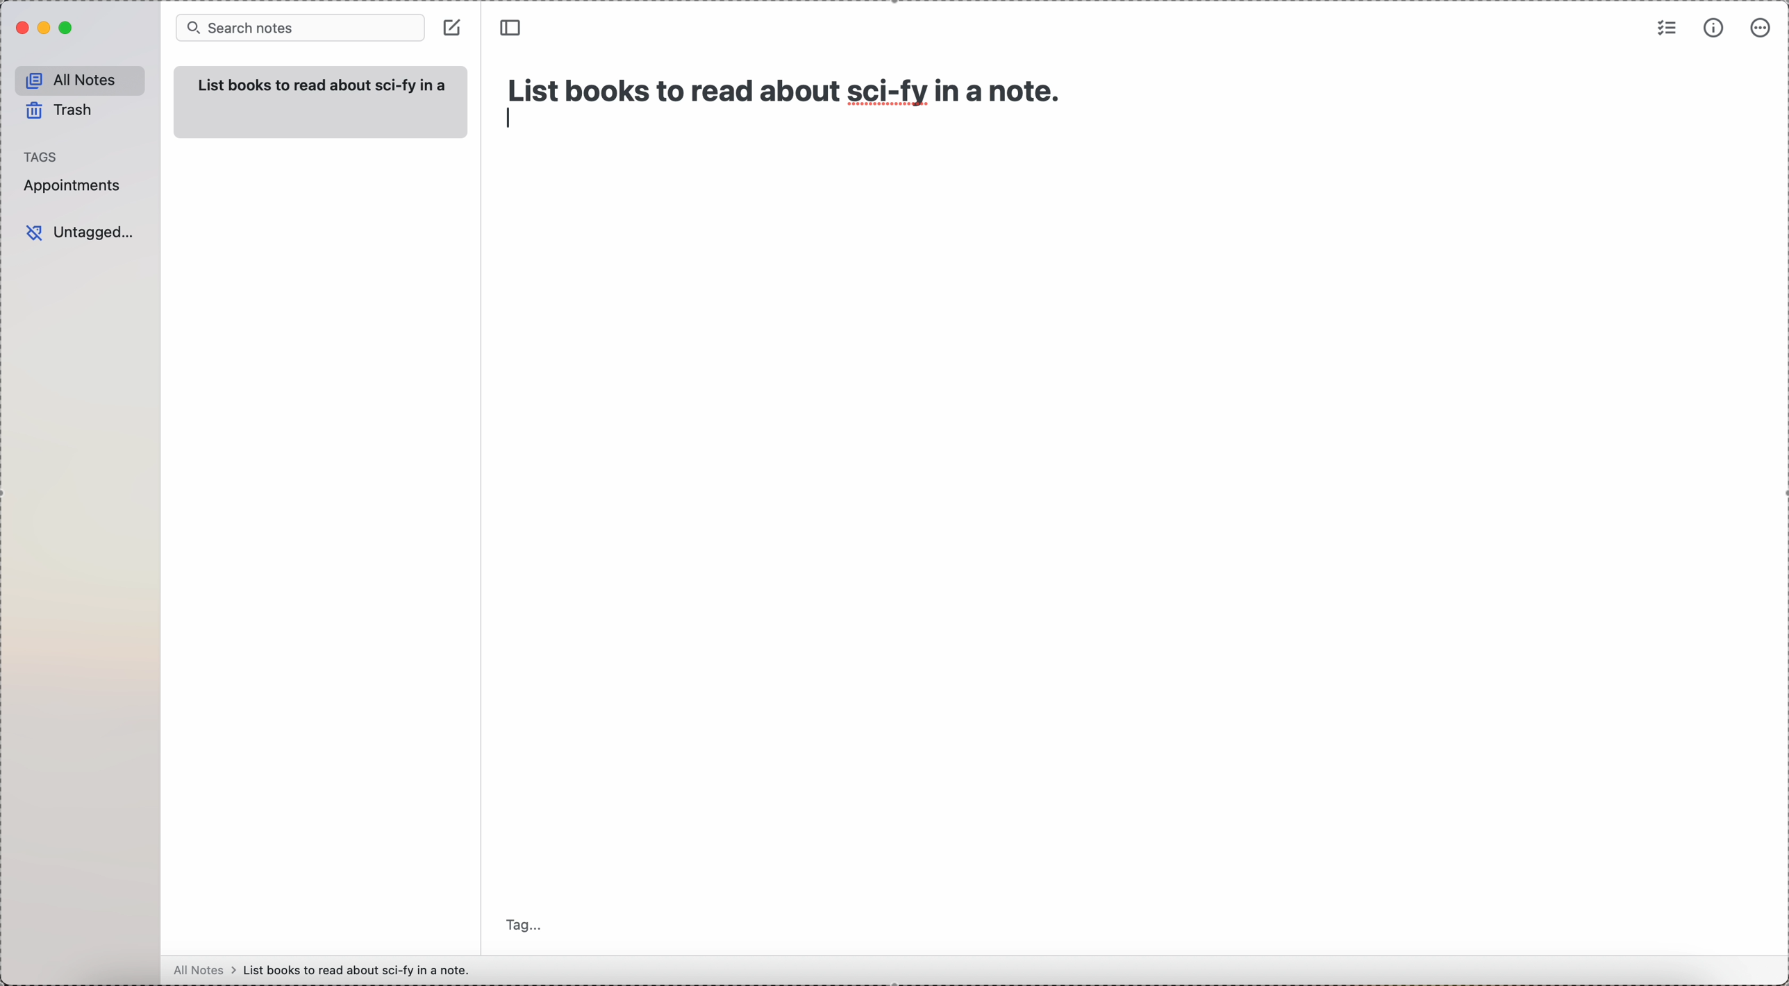 Image resolution: width=1789 pixels, height=986 pixels. Describe the element at coordinates (1714, 29) in the screenshot. I see `metrics` at that location.